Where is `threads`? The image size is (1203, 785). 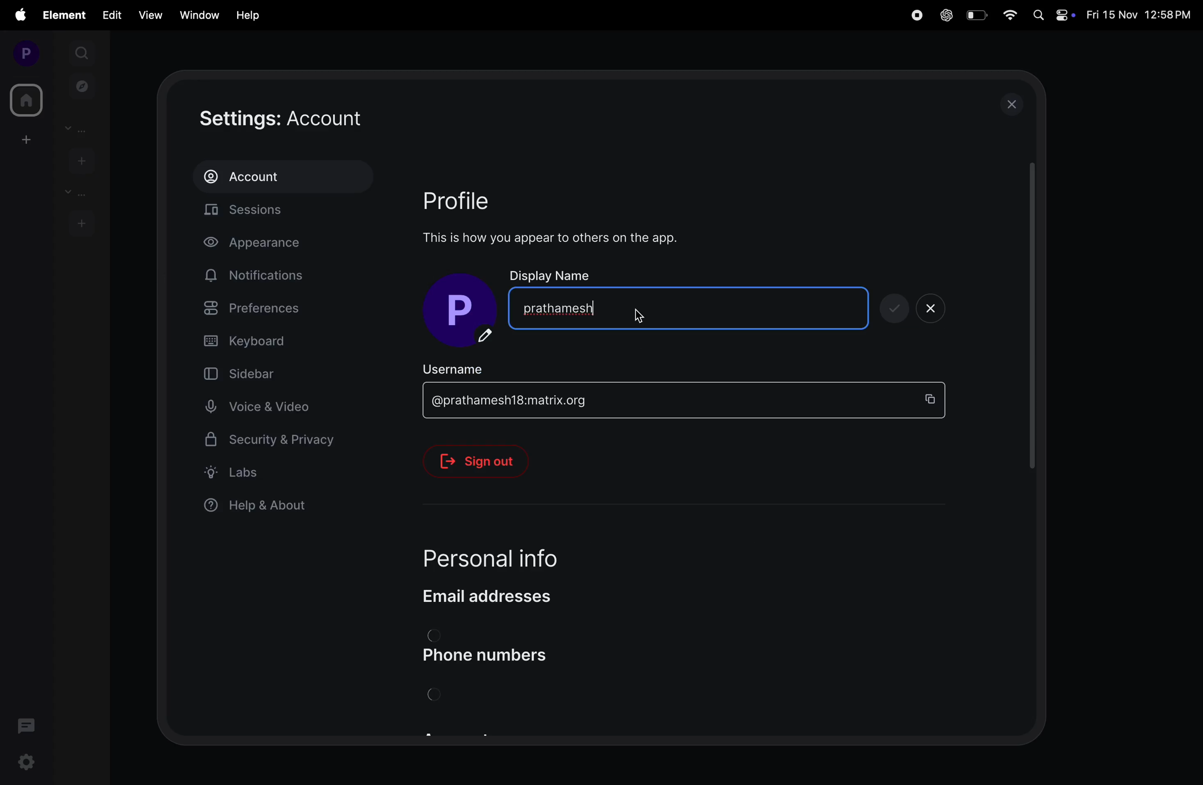
threads is located at coordinates (27, 724).